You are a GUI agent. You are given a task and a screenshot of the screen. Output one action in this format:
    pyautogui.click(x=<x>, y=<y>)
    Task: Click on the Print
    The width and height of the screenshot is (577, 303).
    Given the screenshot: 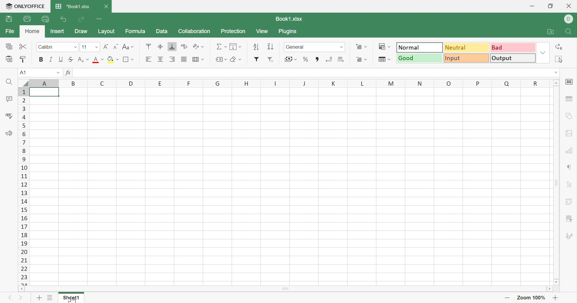 What is the action you would take?
    pyautogui.click(x=27, y=18)
    